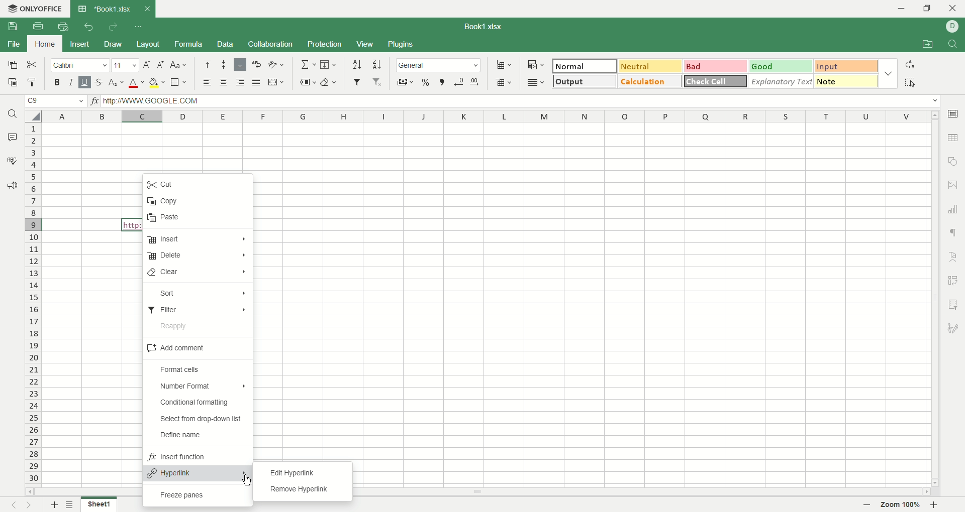  Describe the element at coordinates (55, 504) in the screenshot. I see `new sheet` at that location.